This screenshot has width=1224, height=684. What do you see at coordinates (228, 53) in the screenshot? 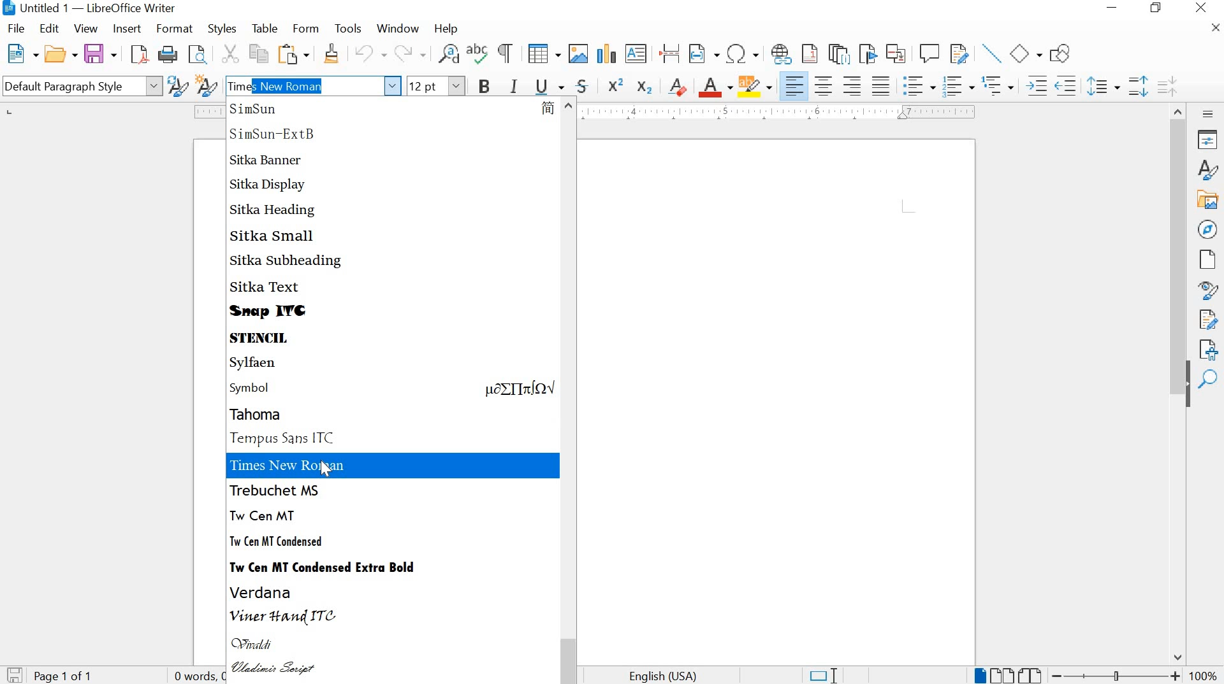
I see `CUT` at bounding box center [228, 53].